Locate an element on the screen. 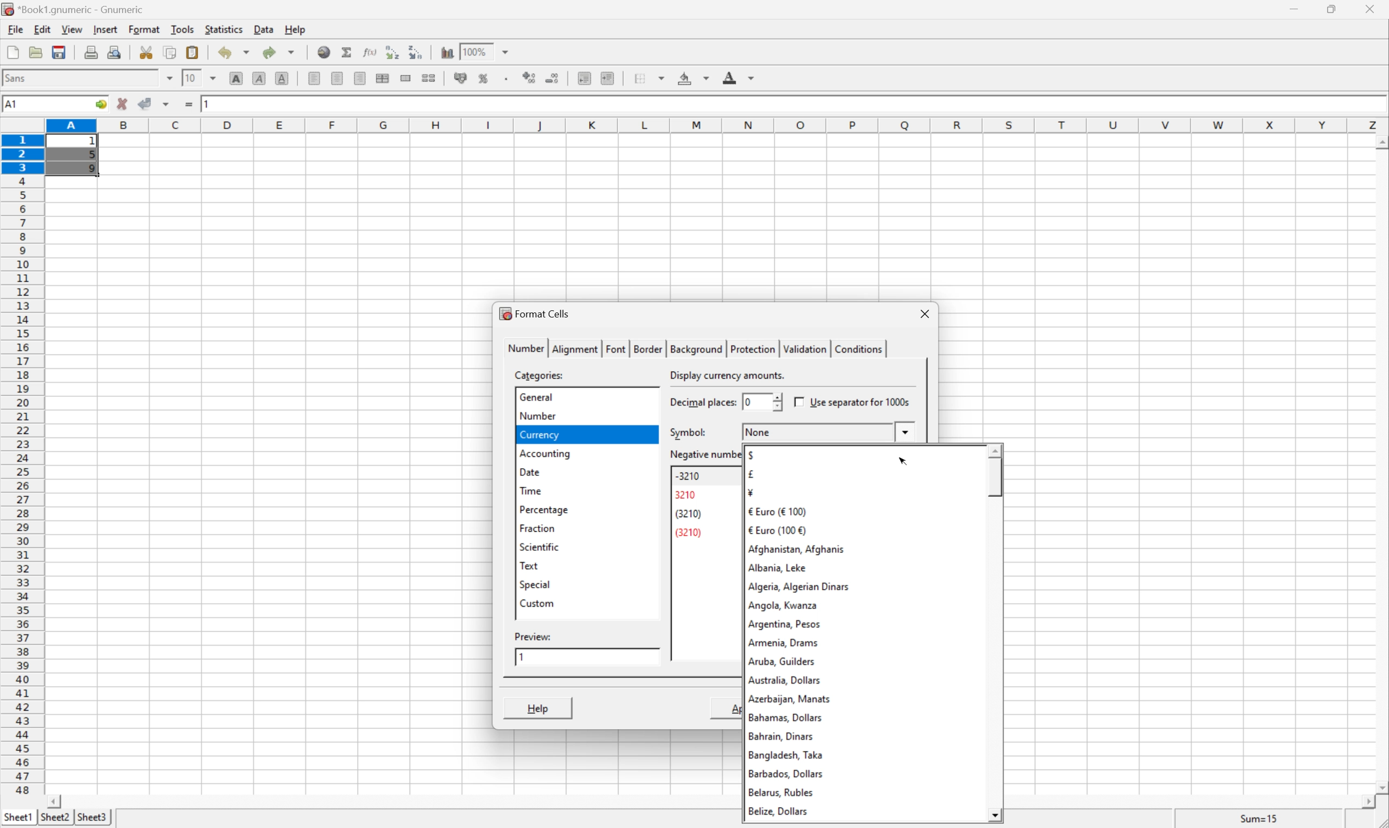 The height and width of the screenshot is (828, 1389). format selection as accounting is located at coordinates (461, 78).